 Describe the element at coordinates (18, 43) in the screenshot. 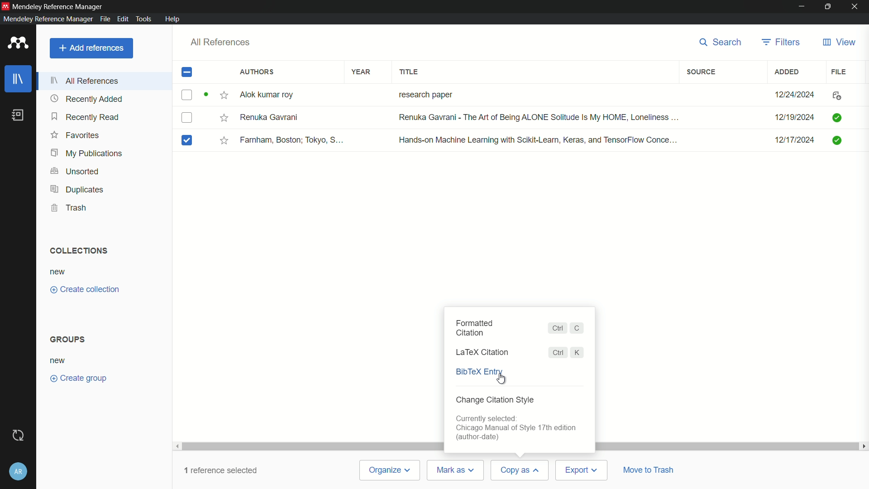

I see `app icon` at that location.